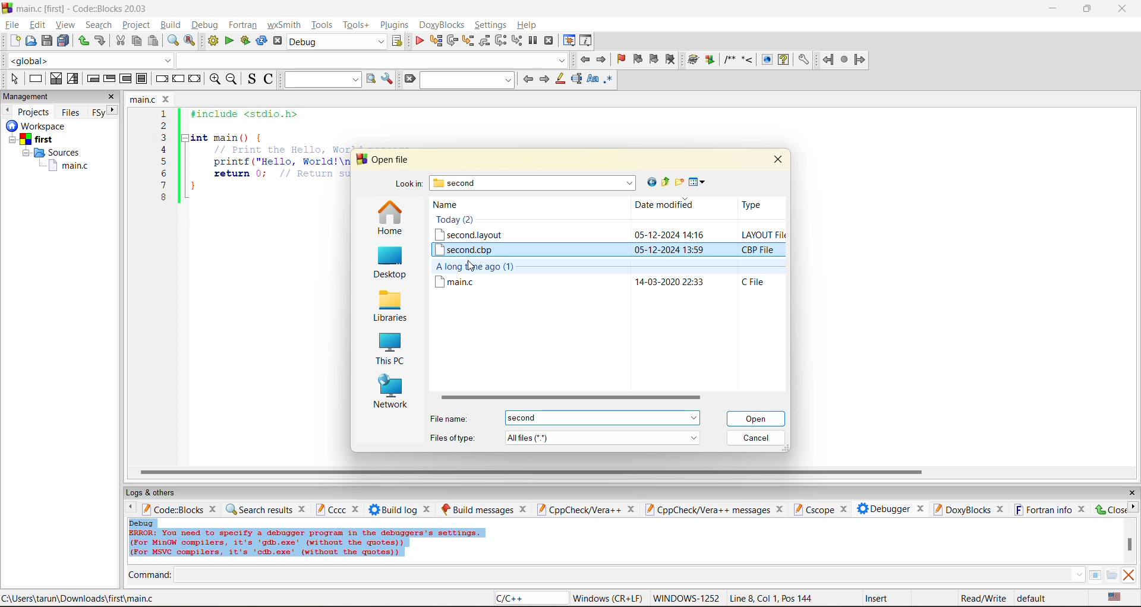 The height and width of the screenshot is (607, 1141). What do you see at coordinates (164, 150) in the screenshot?
I see `4` at bounding box center [164, 150].